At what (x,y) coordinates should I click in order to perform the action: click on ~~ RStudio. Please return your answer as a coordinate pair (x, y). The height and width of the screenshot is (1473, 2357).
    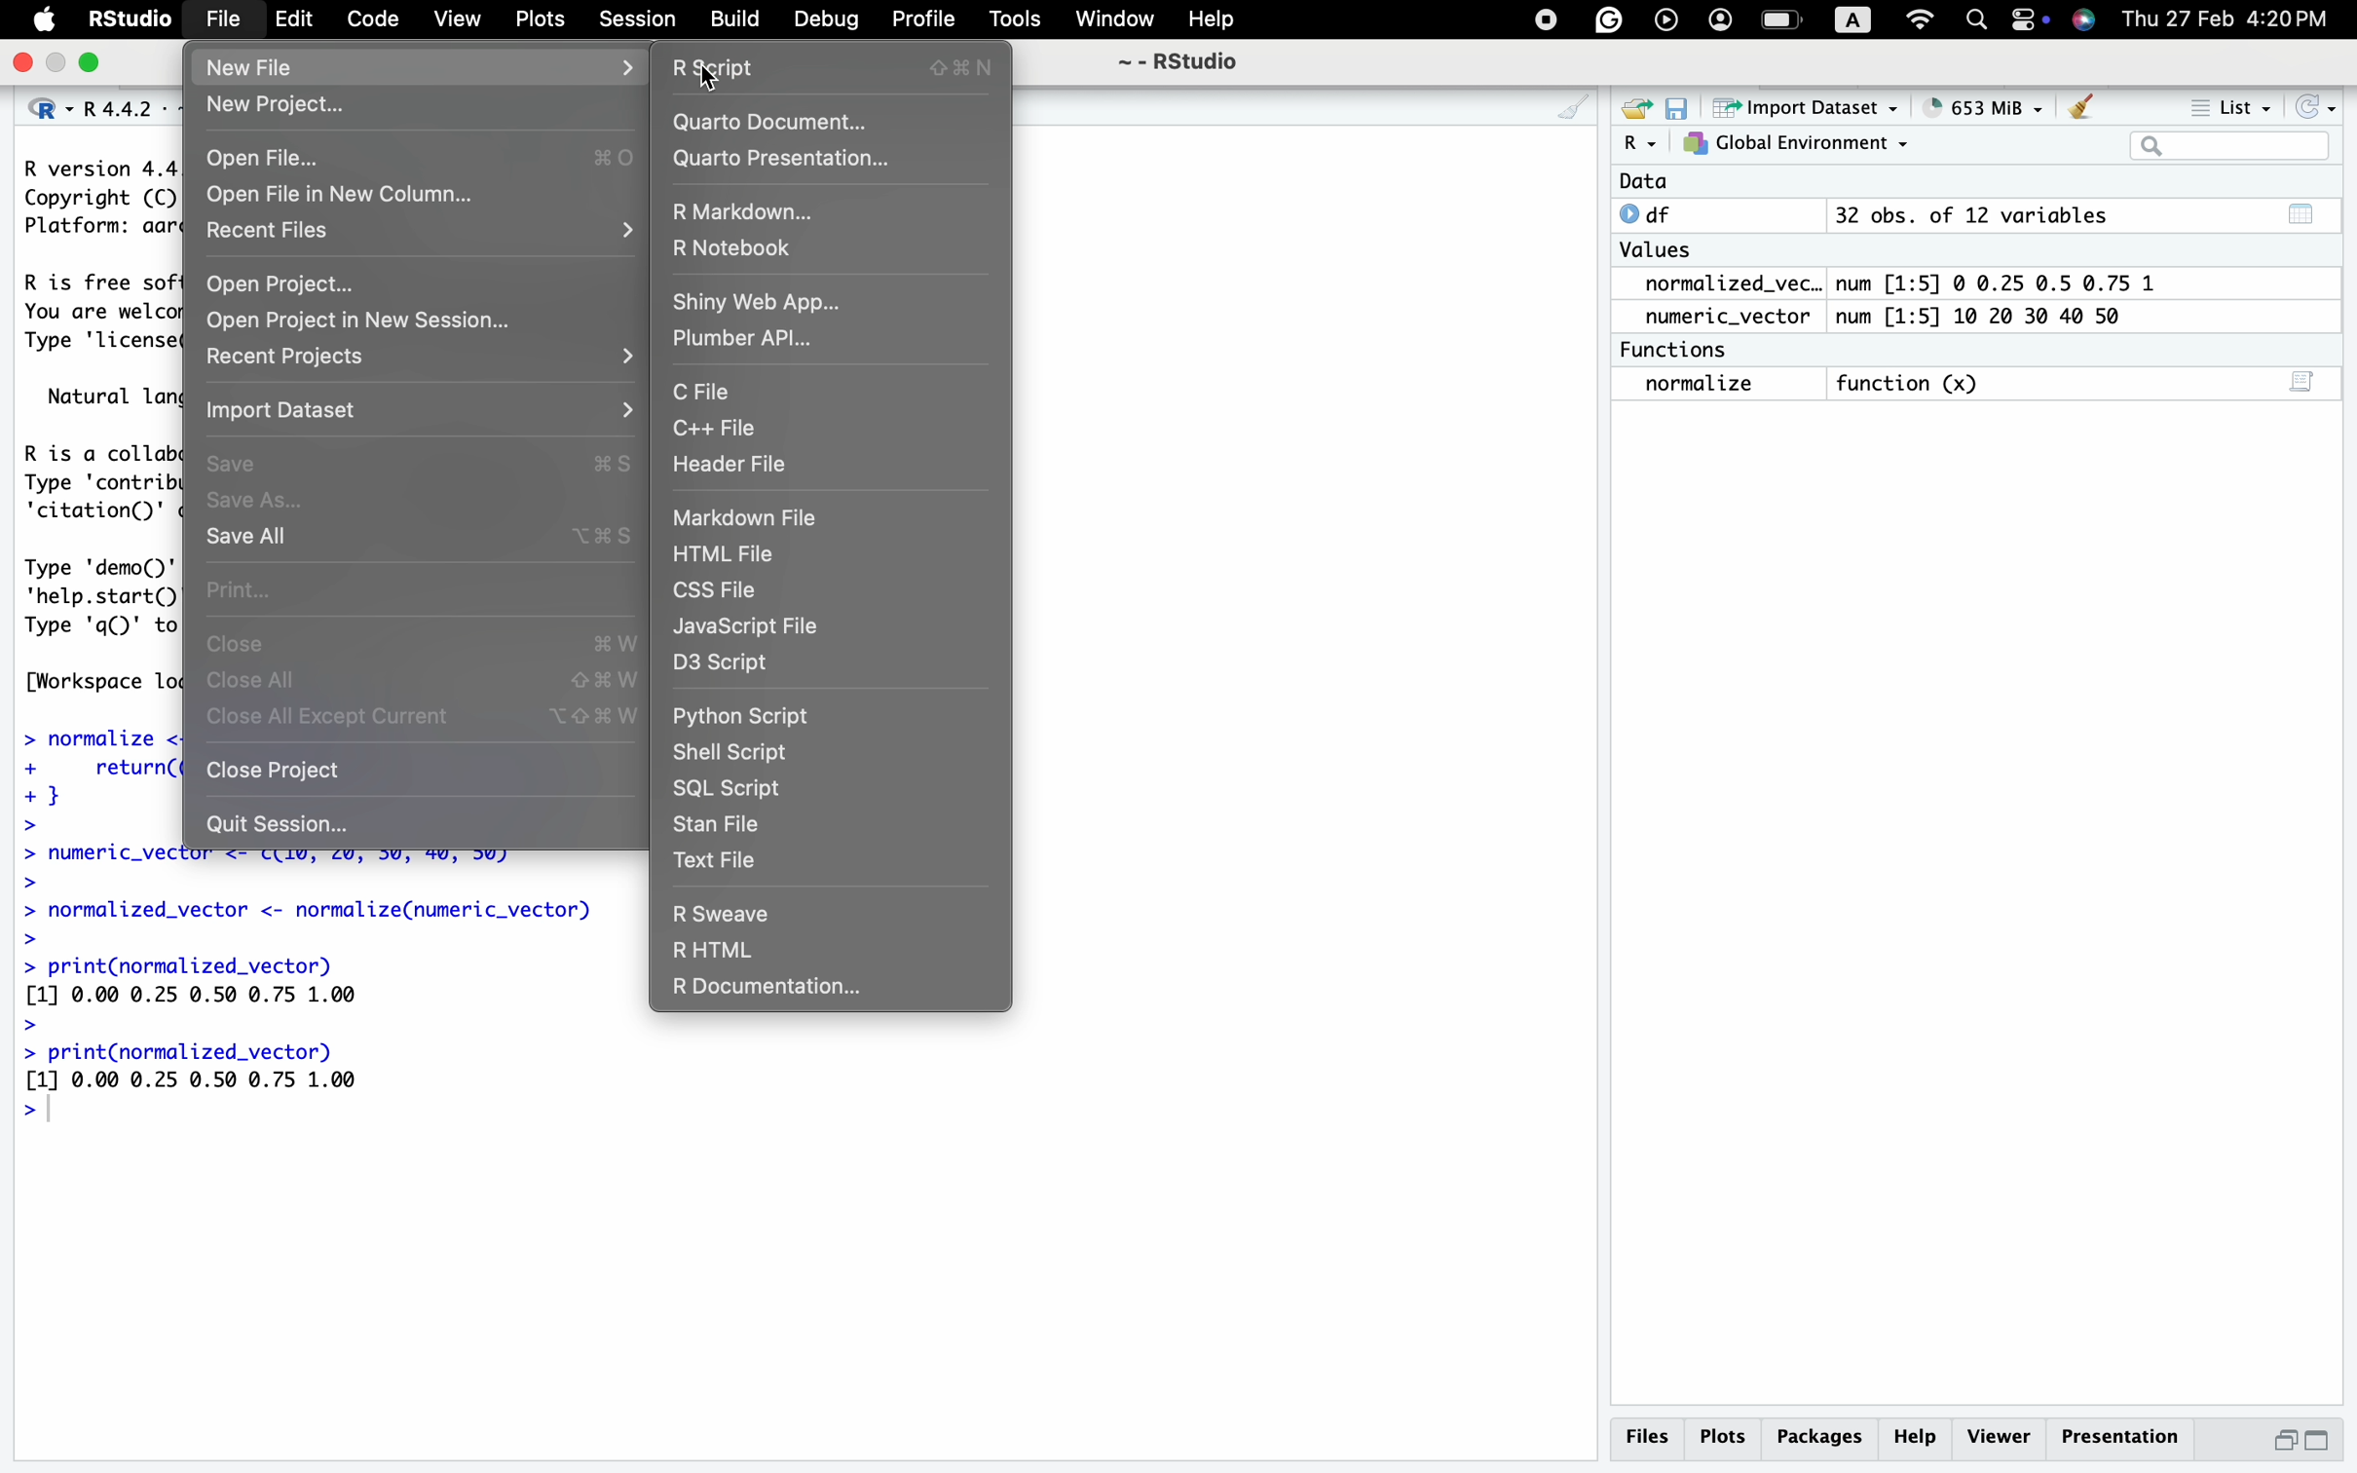
    Looking at the image, I should click on (1178, 67).